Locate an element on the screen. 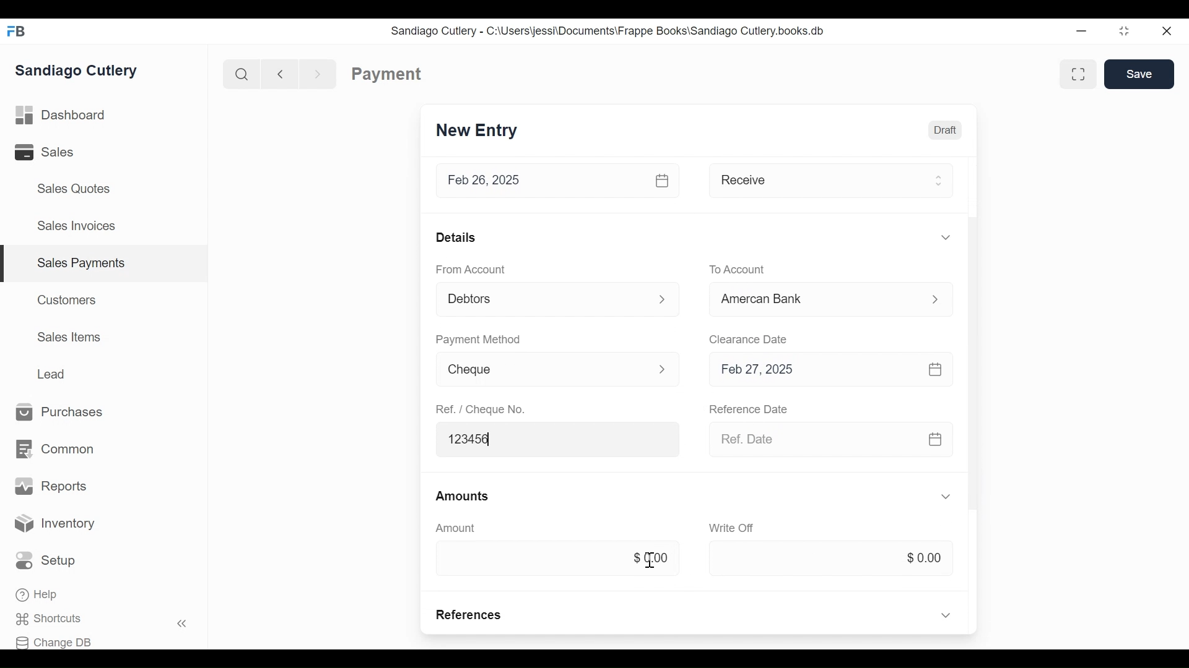  Expand is located at coordinates (946, 614).